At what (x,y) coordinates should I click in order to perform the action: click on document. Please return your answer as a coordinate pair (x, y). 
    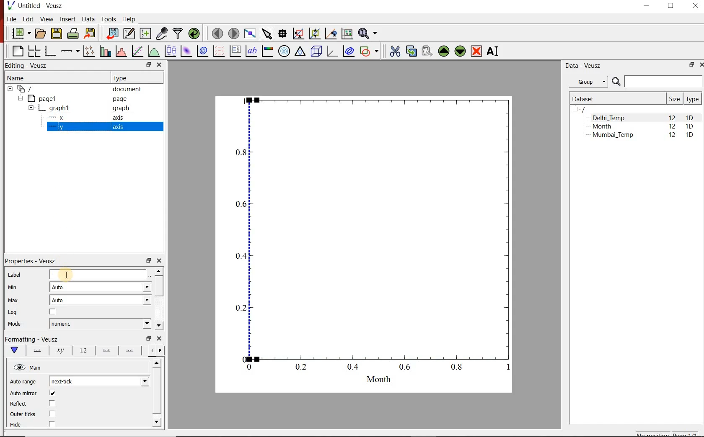
    Looking at the image, I should click on (76, 88).